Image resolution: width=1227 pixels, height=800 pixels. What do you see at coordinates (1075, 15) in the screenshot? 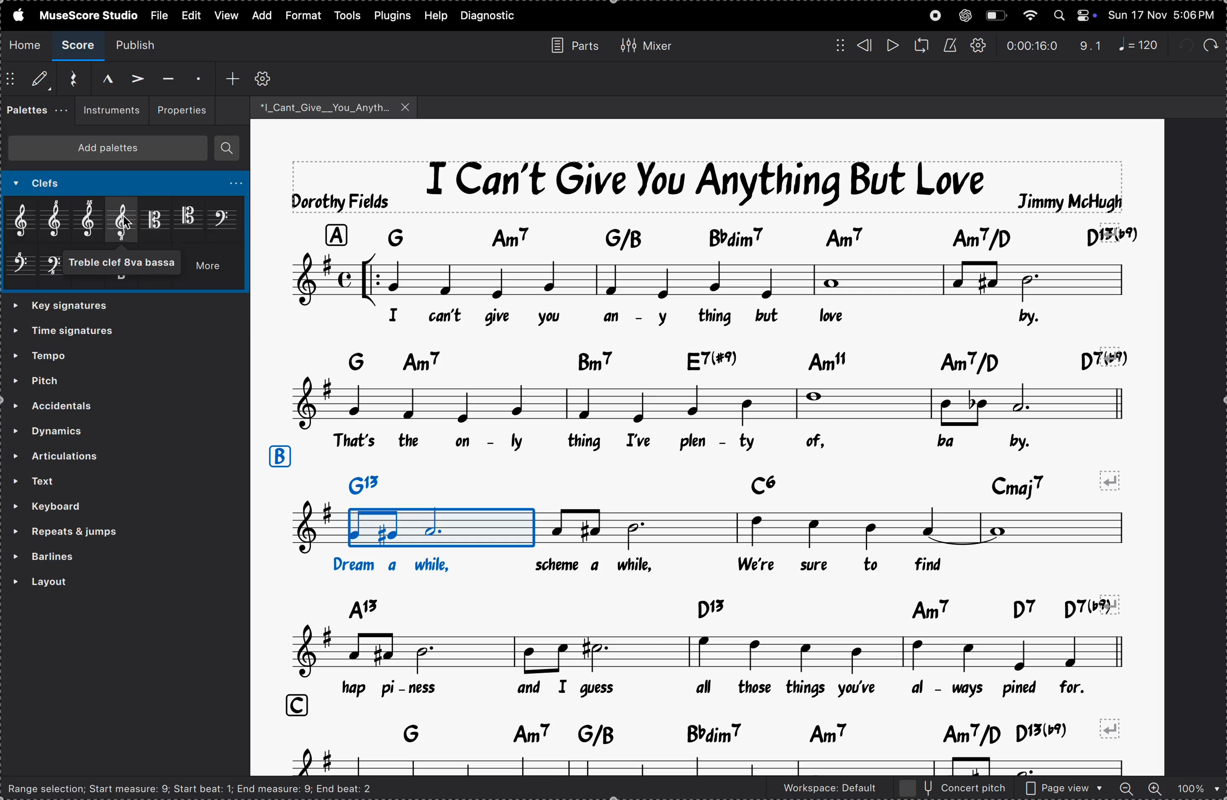
I see `apple widgtes` at bounding box center [1075, 15].